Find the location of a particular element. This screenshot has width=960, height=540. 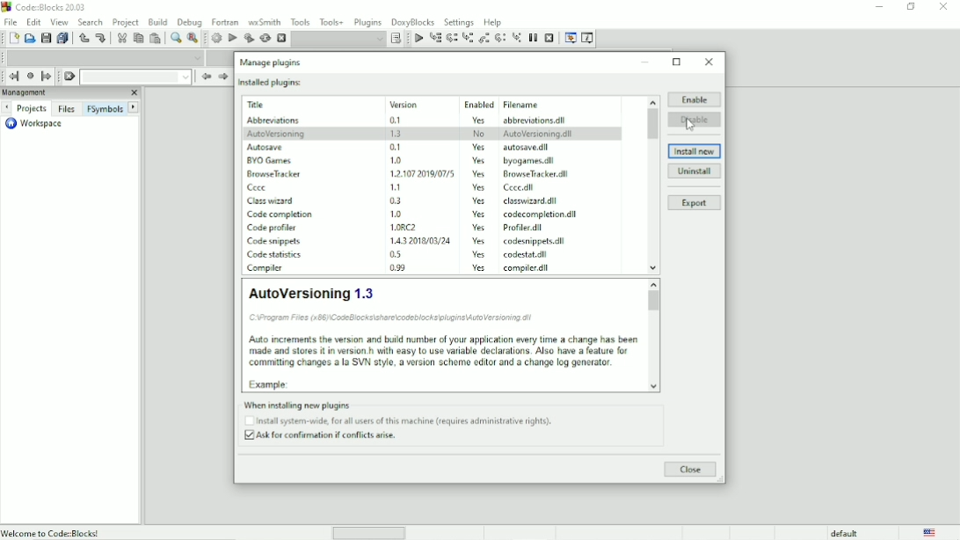

Close is located at coordinates (133, 93).